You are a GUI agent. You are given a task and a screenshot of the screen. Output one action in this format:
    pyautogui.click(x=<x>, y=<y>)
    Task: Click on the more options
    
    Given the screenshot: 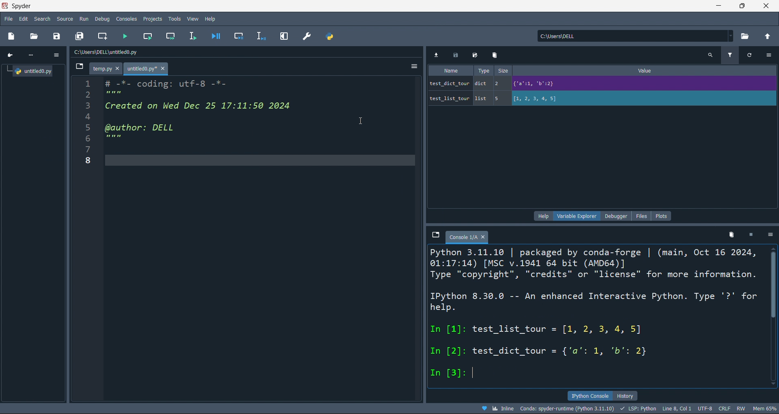 What is the action you would take?
    pyautogui.click(x=768, y=56)
    